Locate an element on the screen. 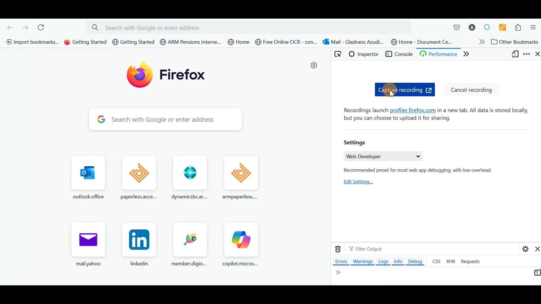 This screenshot has width=541, height=304. Bookmark 1 is located at coordinates (30, 41).